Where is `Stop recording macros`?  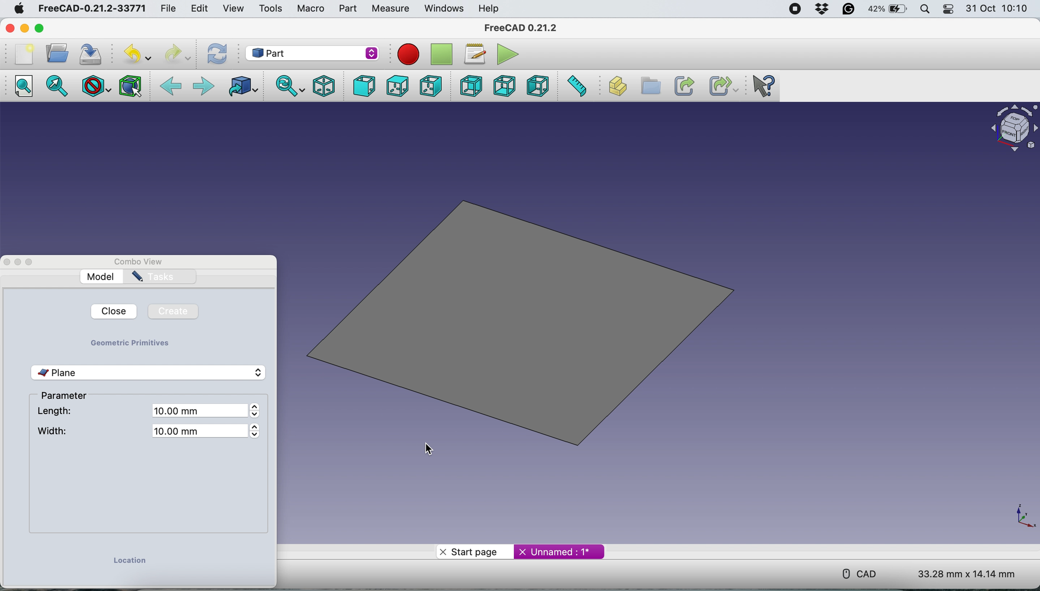 Stop recording macros is located at coordinates (443, 55).